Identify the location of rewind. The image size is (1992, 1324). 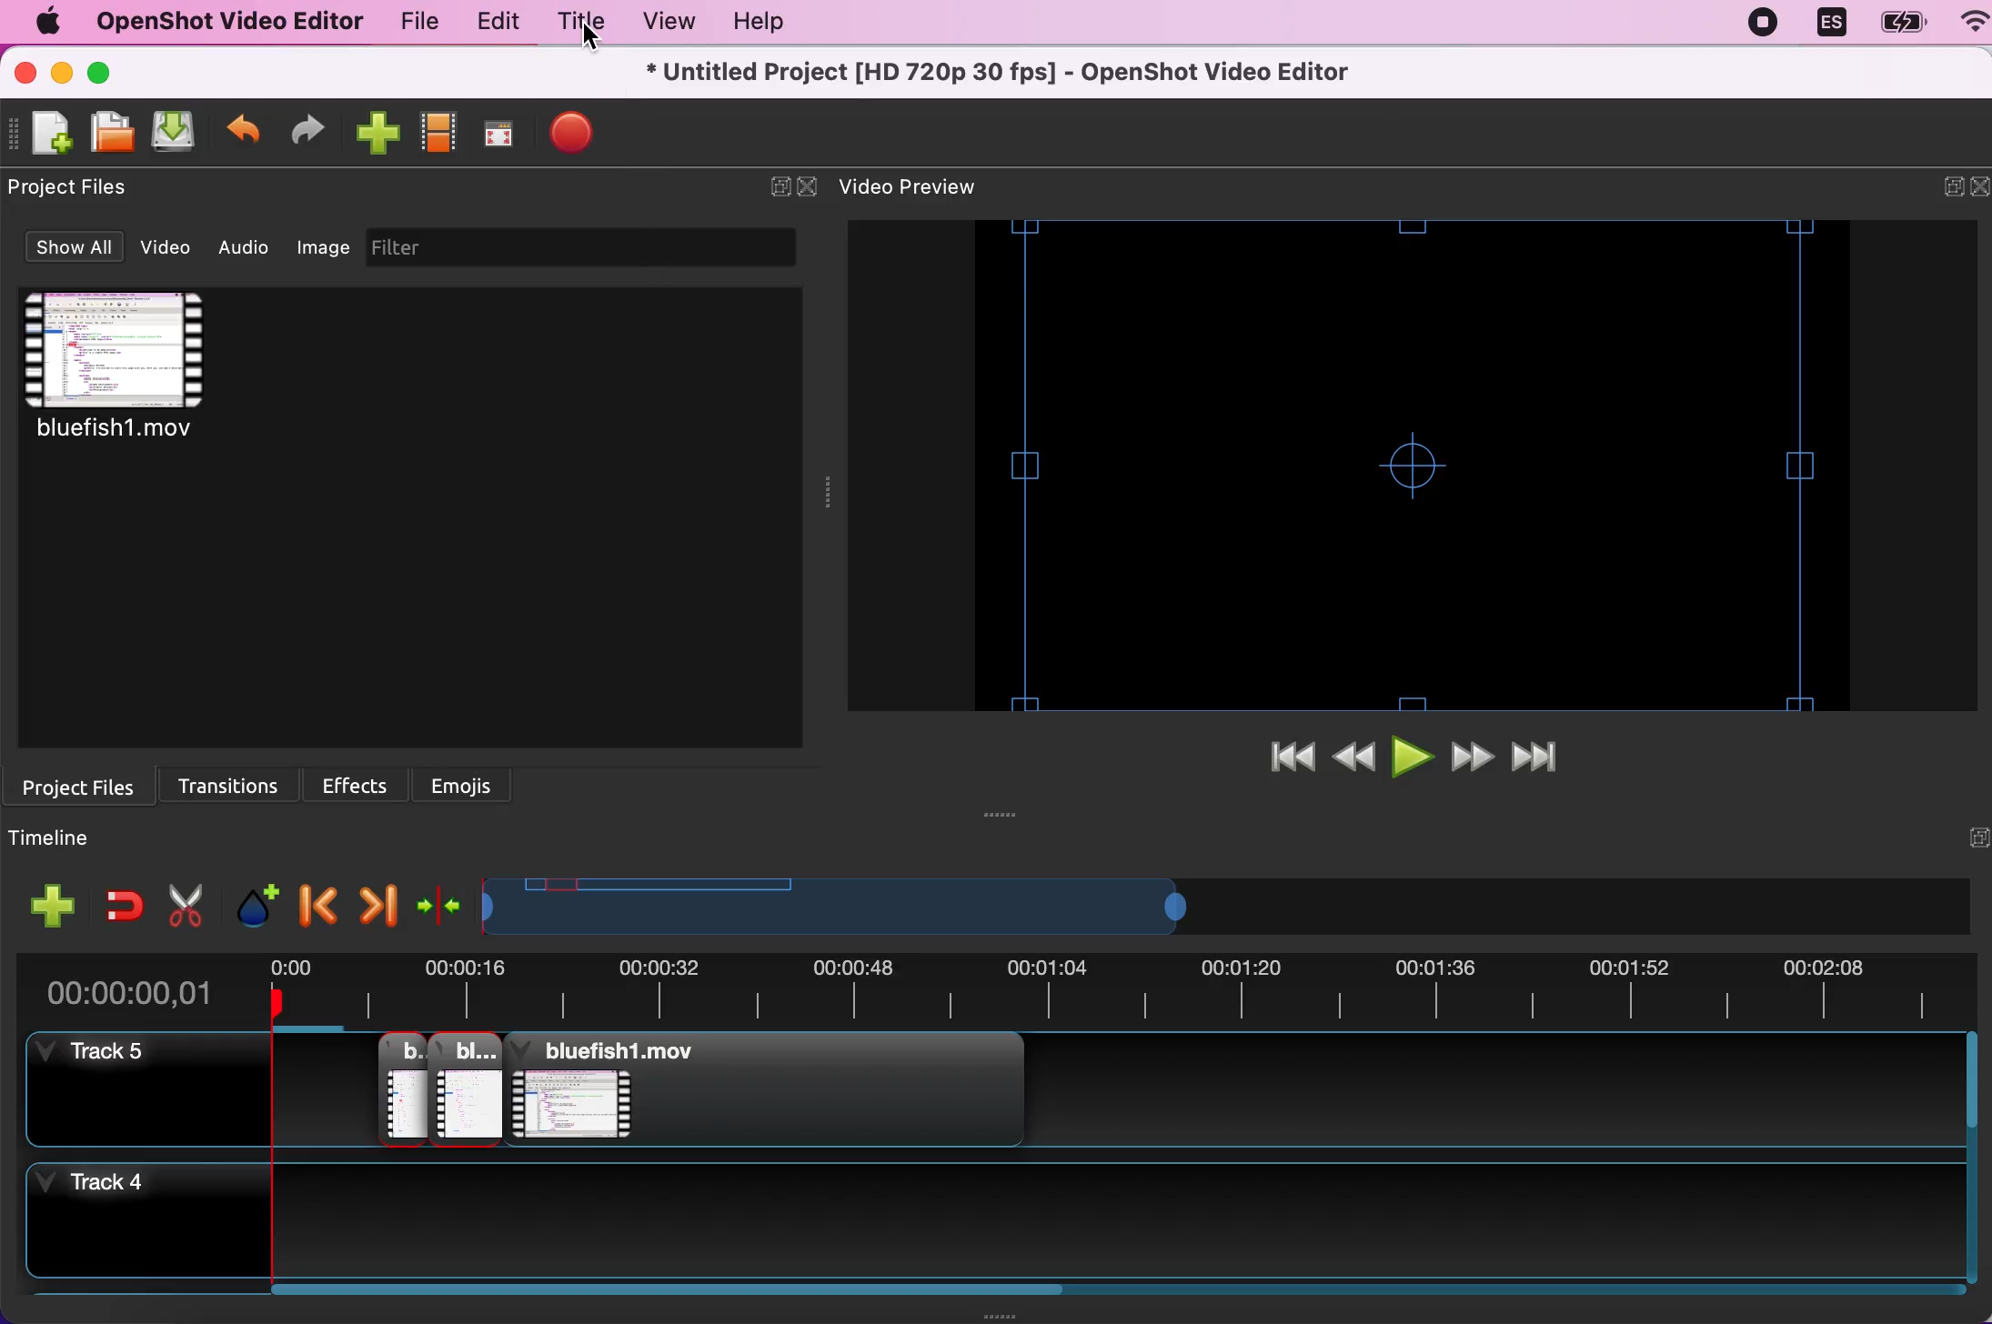
(1357, 760).